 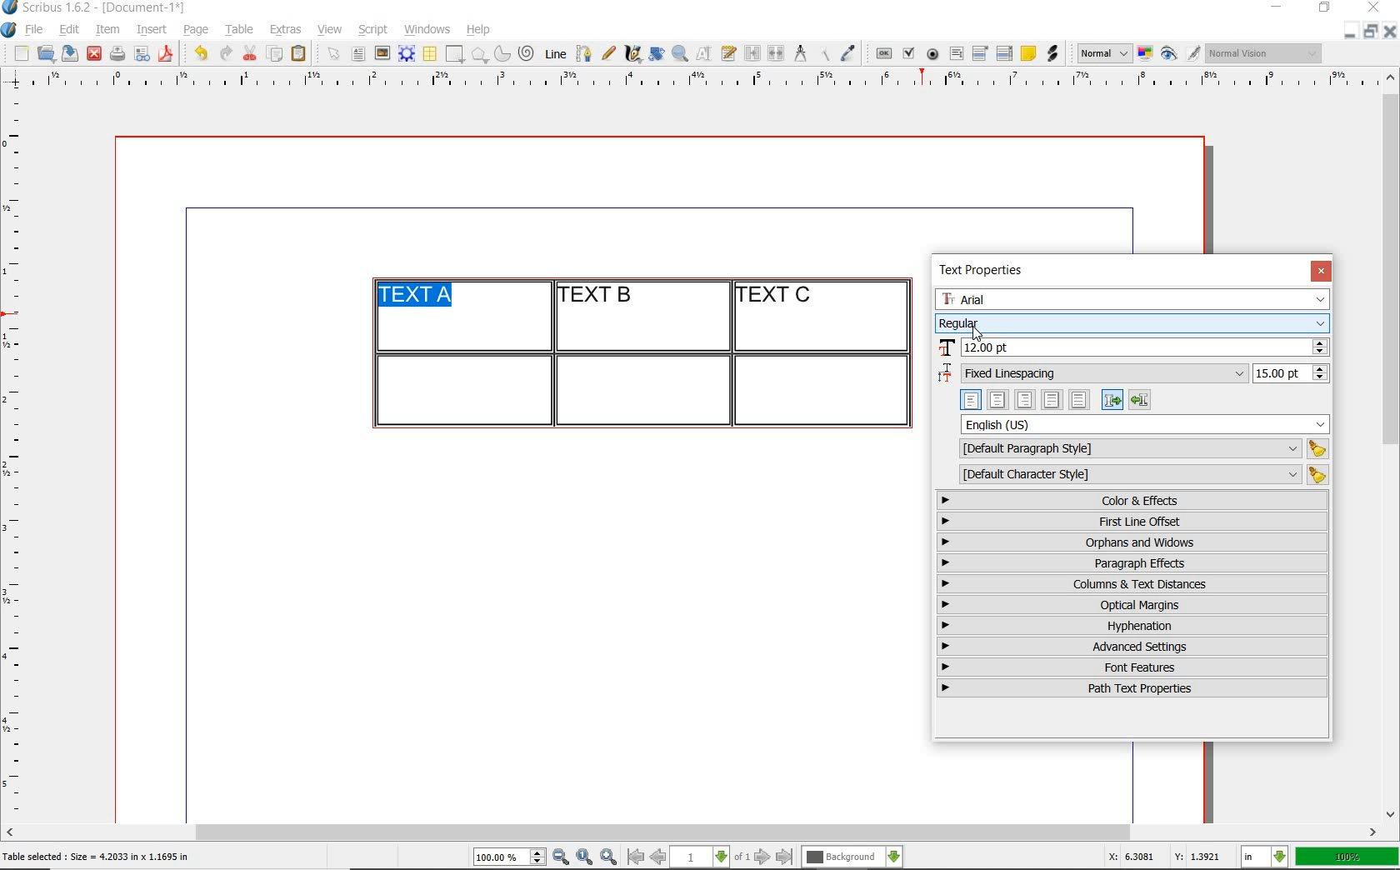 What do you see at coordinates (1130, 688) in the screenshot?
I see `path text properties` at bounding box center [1130, 688].